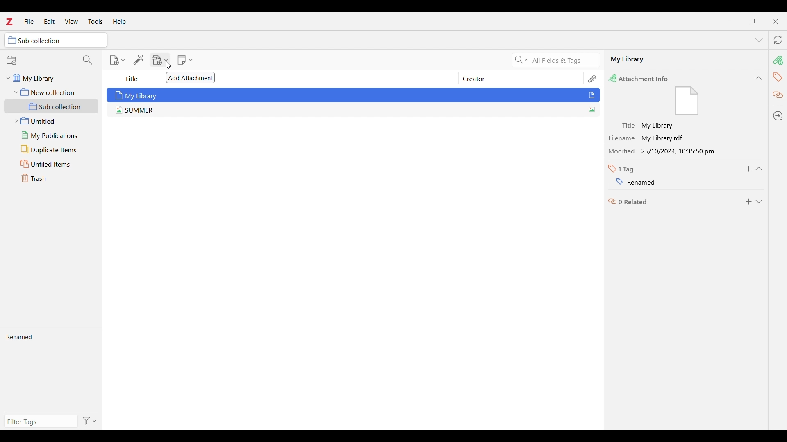  What do you see at coordinates (520, 59) in the screenshot?
I see `Search criteria options` at bounding box center [520, 59].